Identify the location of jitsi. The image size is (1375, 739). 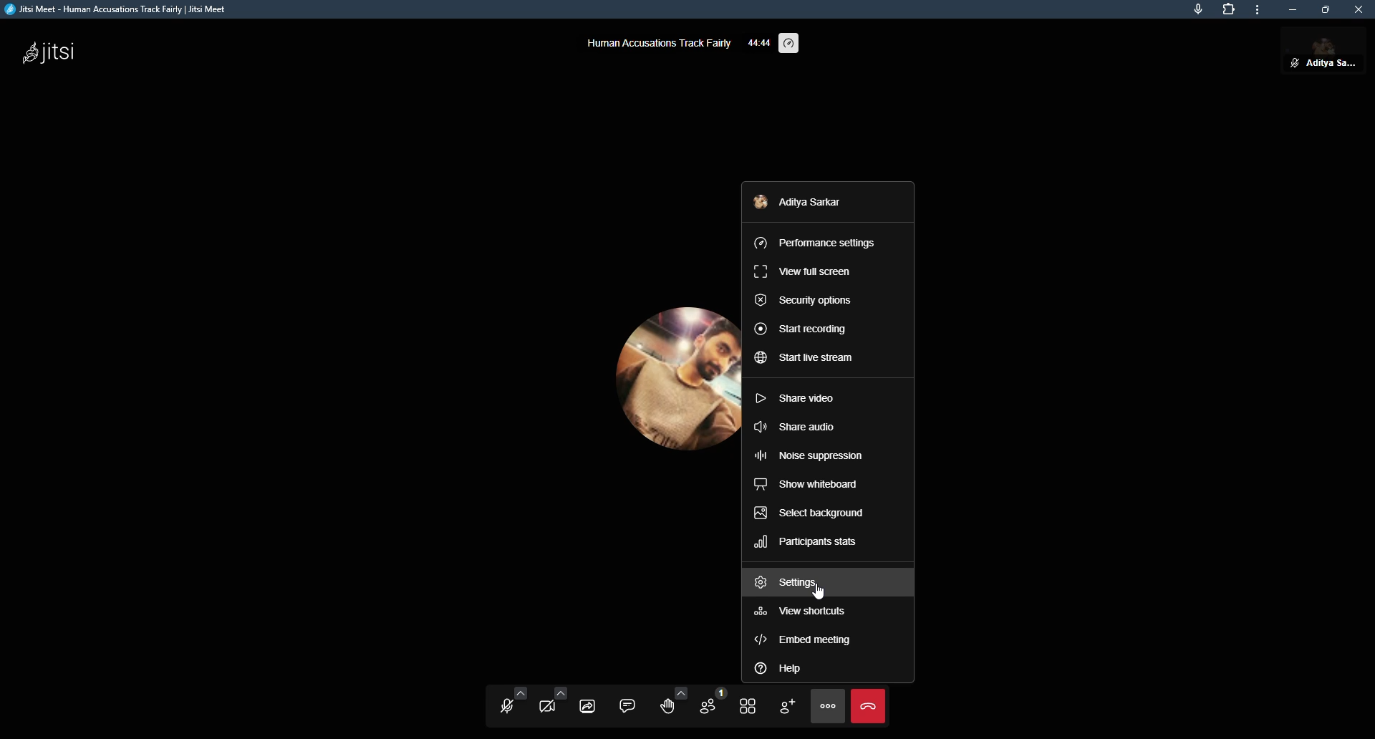
(122, 11).